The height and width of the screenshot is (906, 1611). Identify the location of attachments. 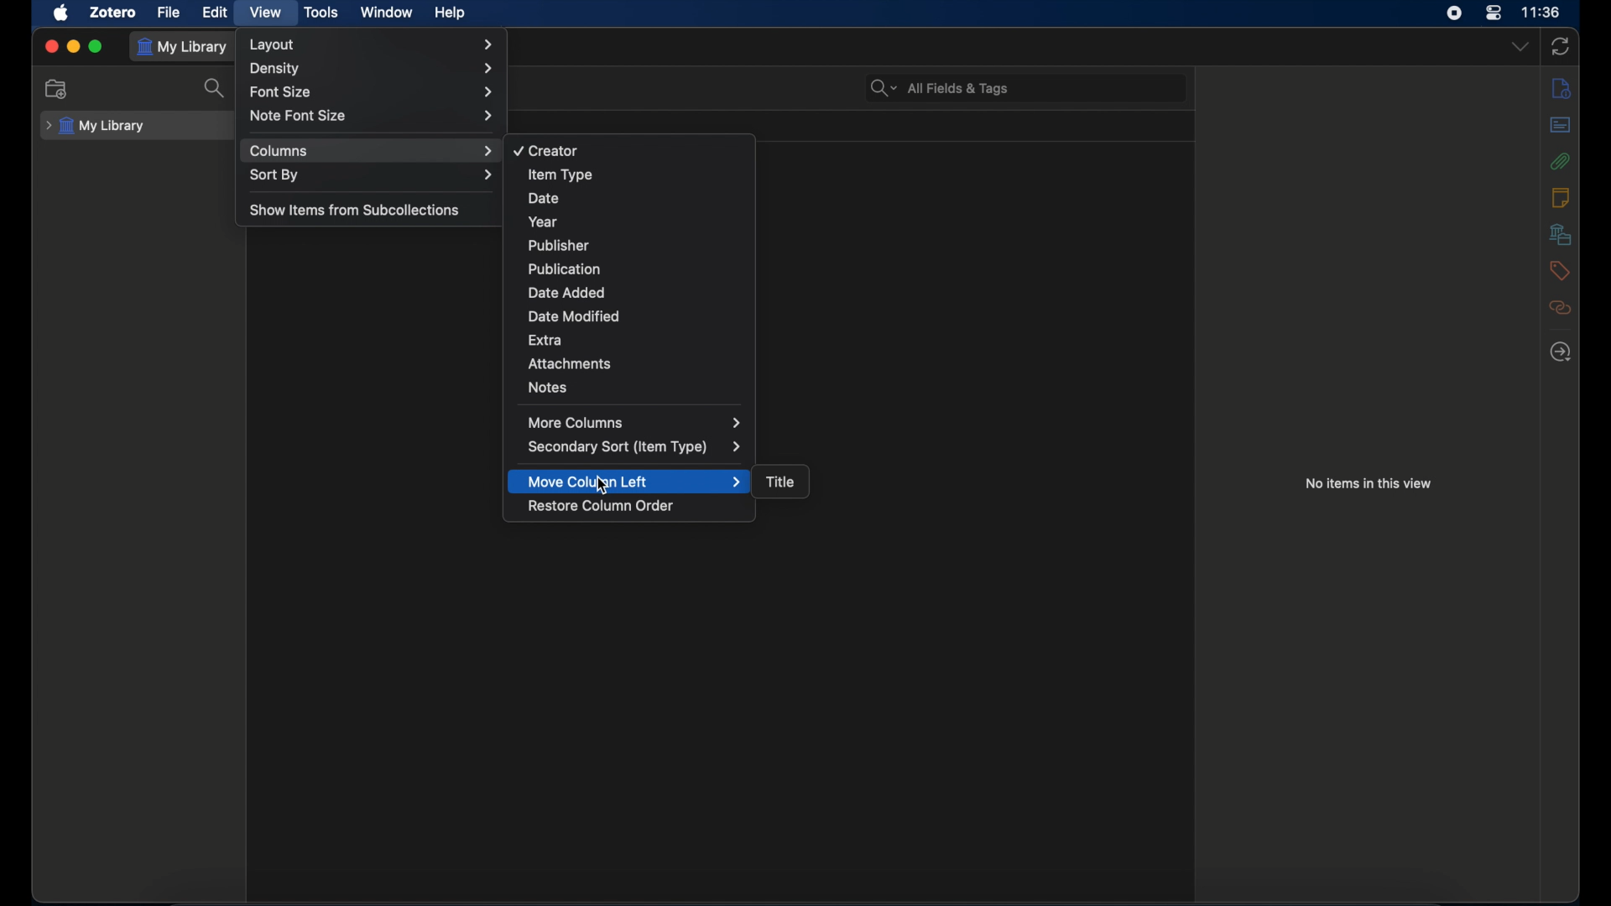
(1561, 161).